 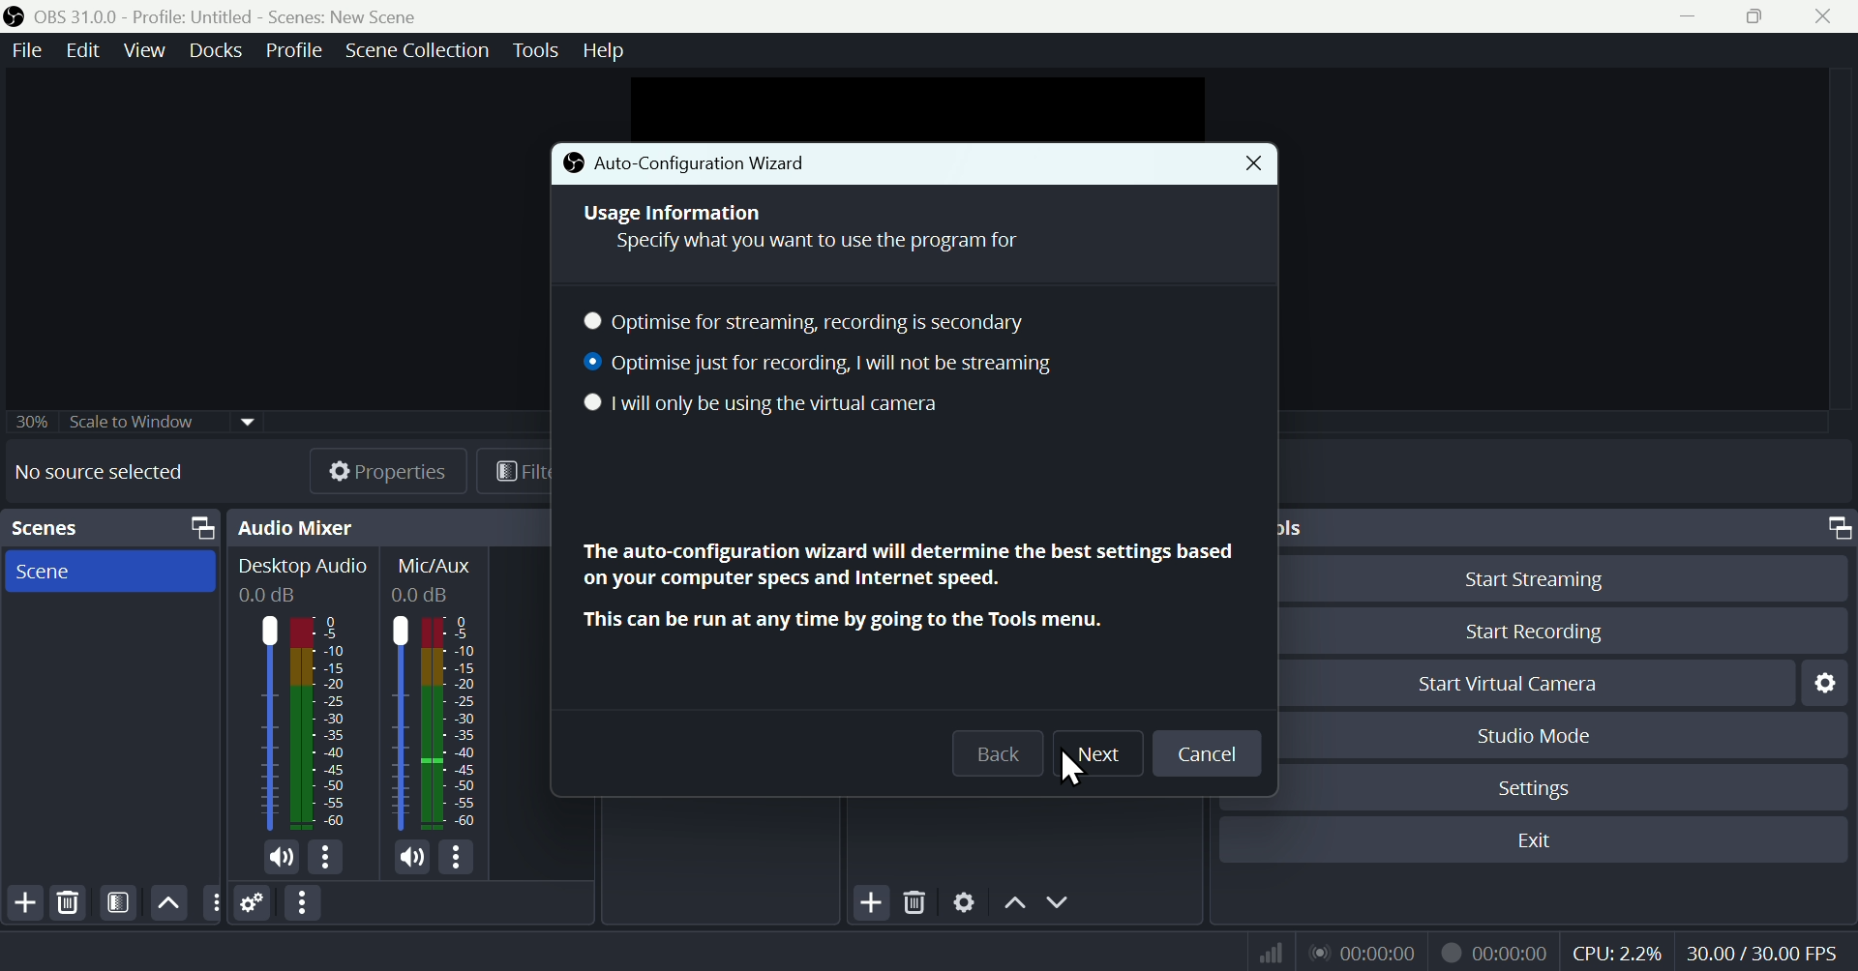 What do you see at coordinates (162, 420) in the screenshot?
I see `30% scale widow ` at bounding box center [162, 420].